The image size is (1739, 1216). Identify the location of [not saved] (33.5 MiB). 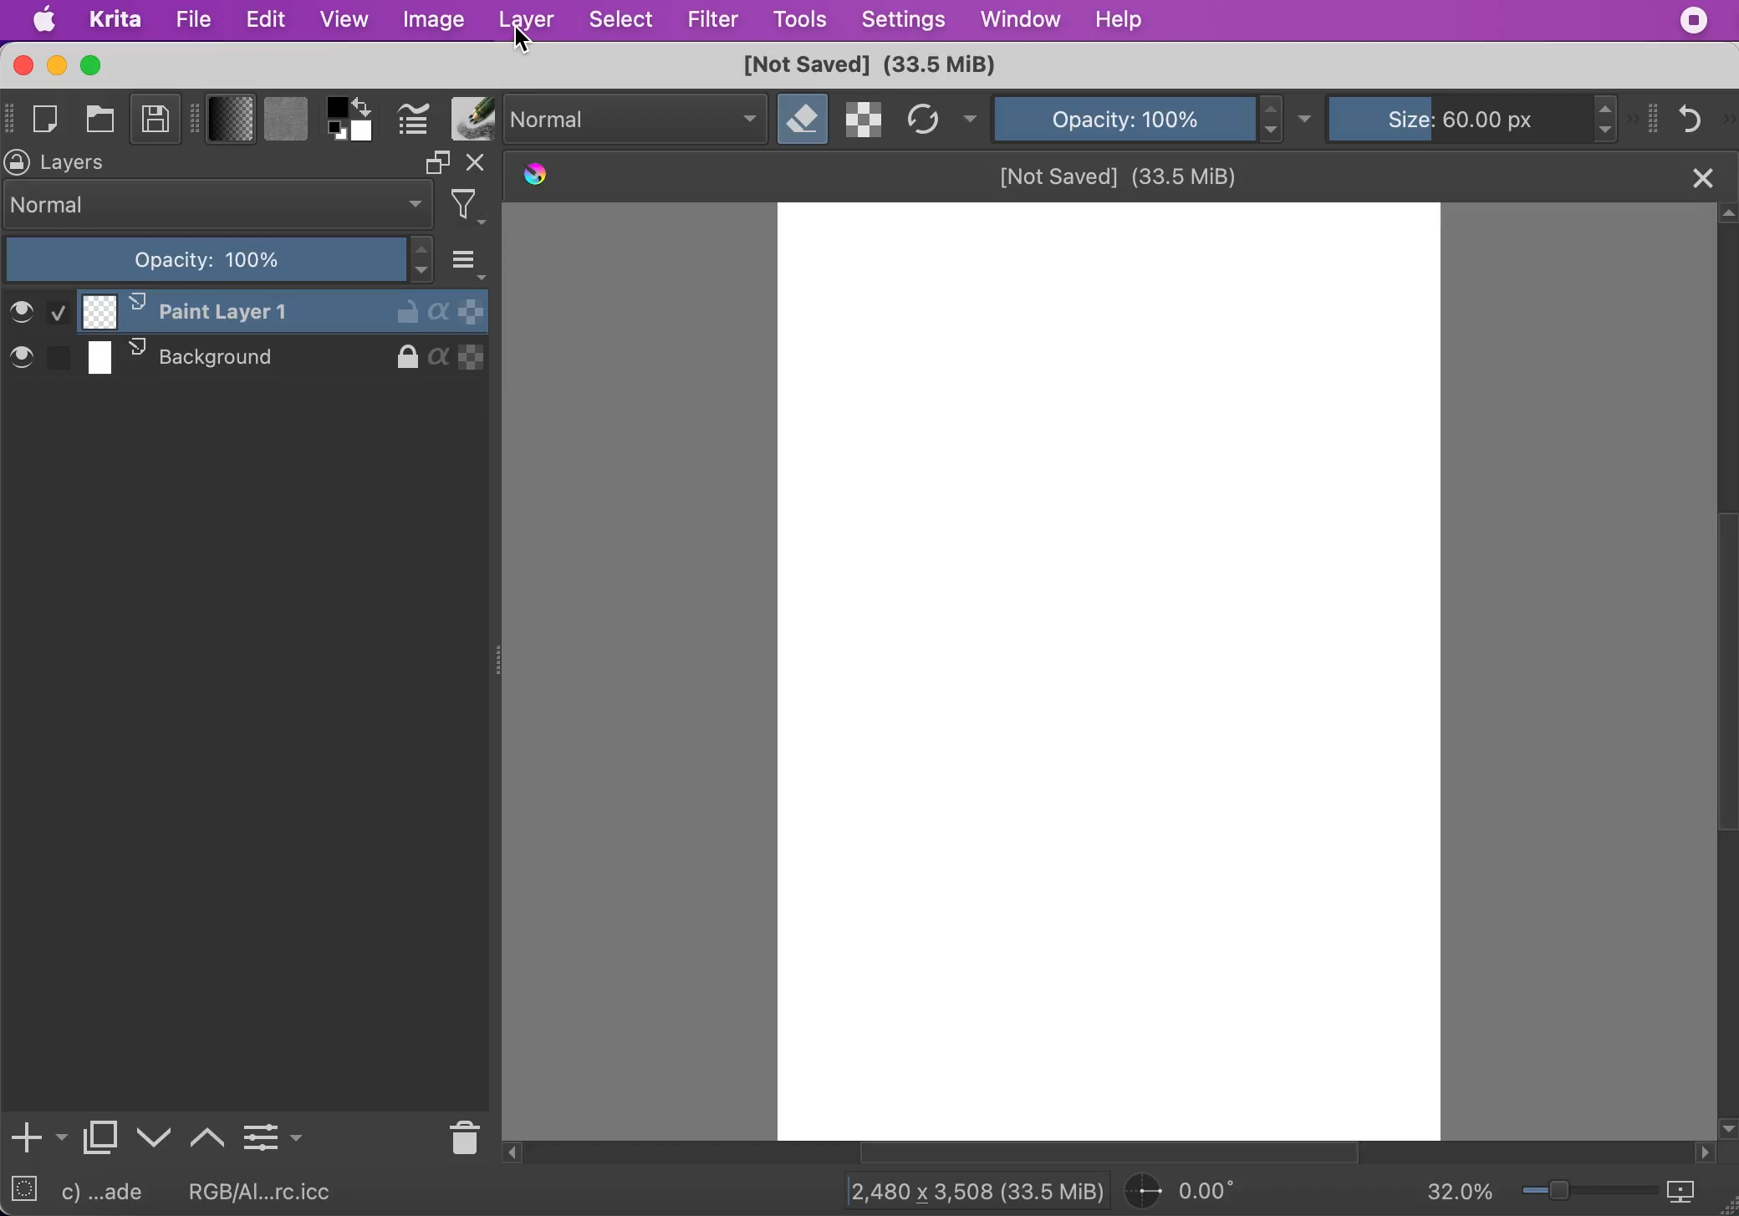
(866, 66).